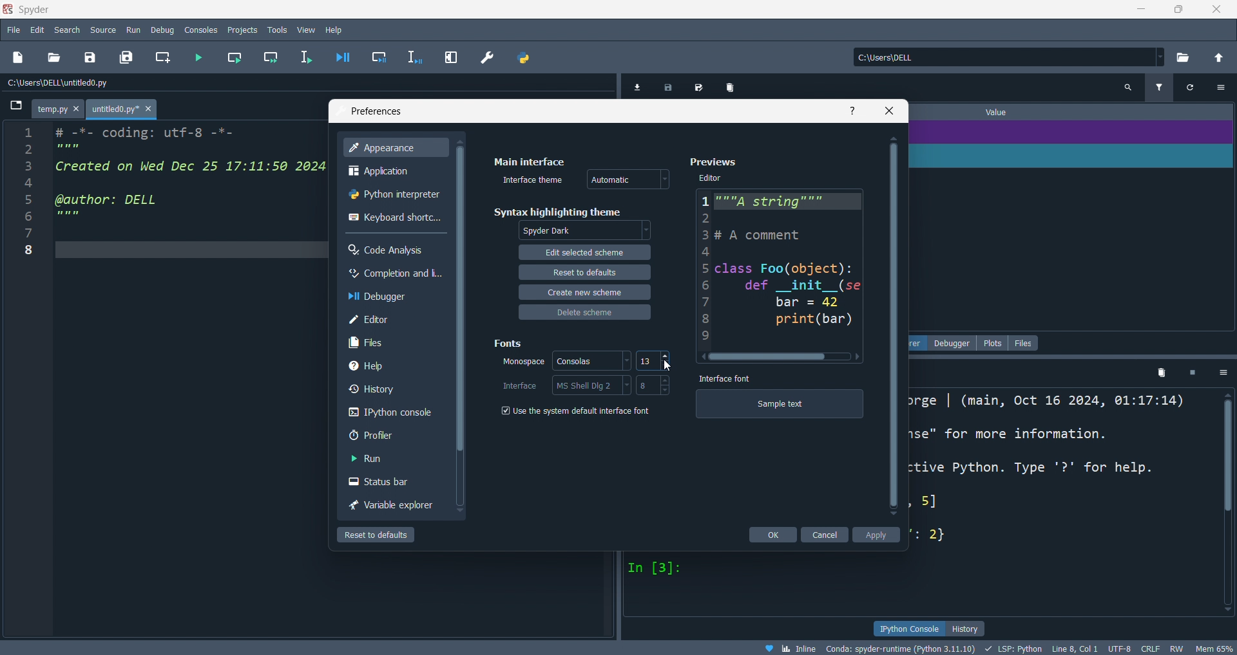 The width and height of the screenshot is (1237, 655). Describe the element at coordinates (729, 84) in the screenshot. I see `delete variables` at that location.